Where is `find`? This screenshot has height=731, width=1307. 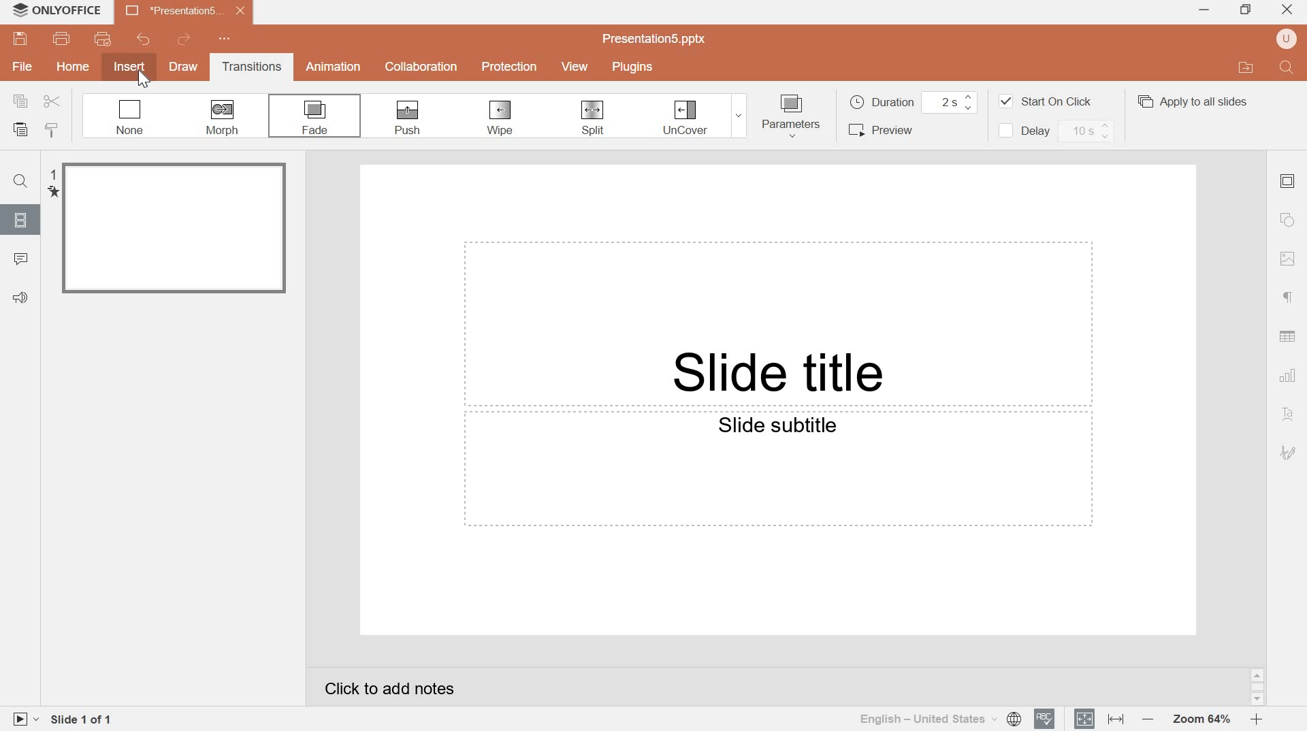 find is located at coordinates (20, 182).